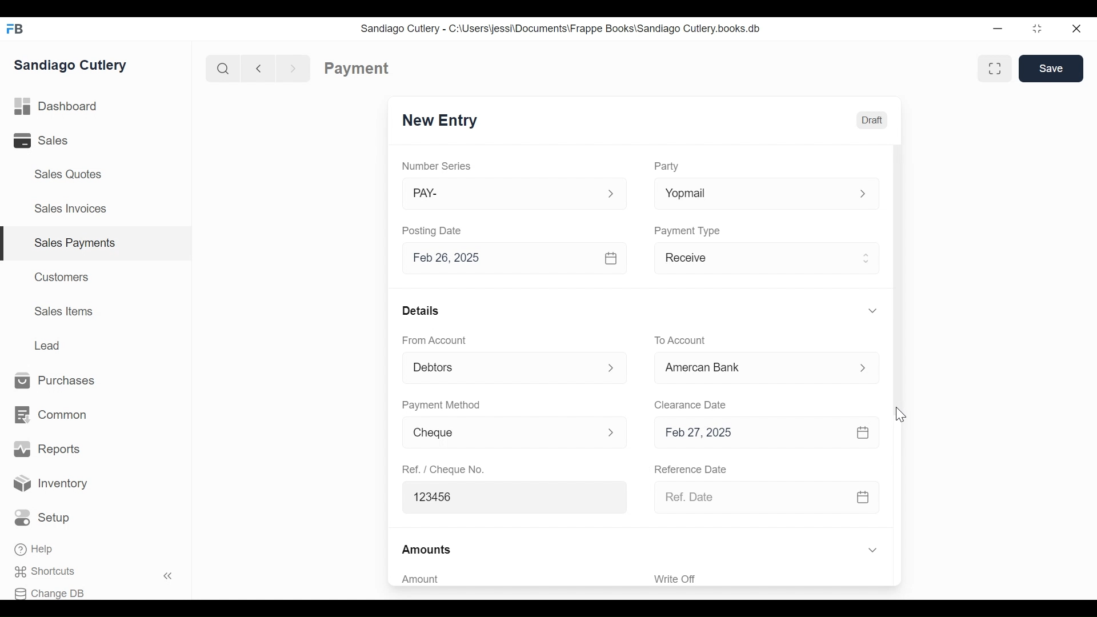 This screenshot has width=1097, height=617. I want to click on Cheque, so click(496, 433).